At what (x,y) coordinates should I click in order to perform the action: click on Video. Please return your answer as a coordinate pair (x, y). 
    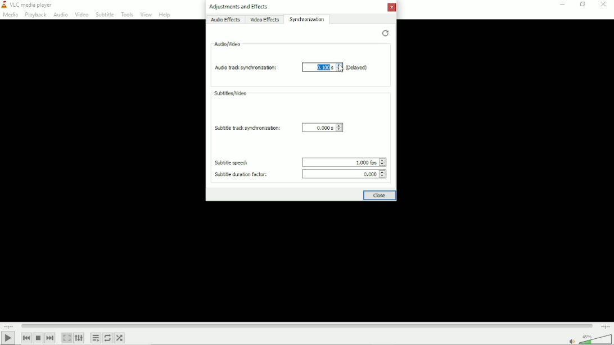
    Looking at the image, I should click on (82, 14).